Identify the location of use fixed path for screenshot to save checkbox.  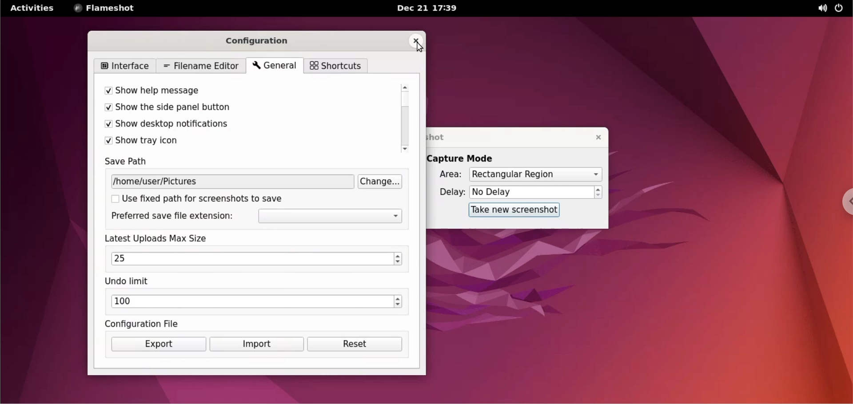
(208, 198).